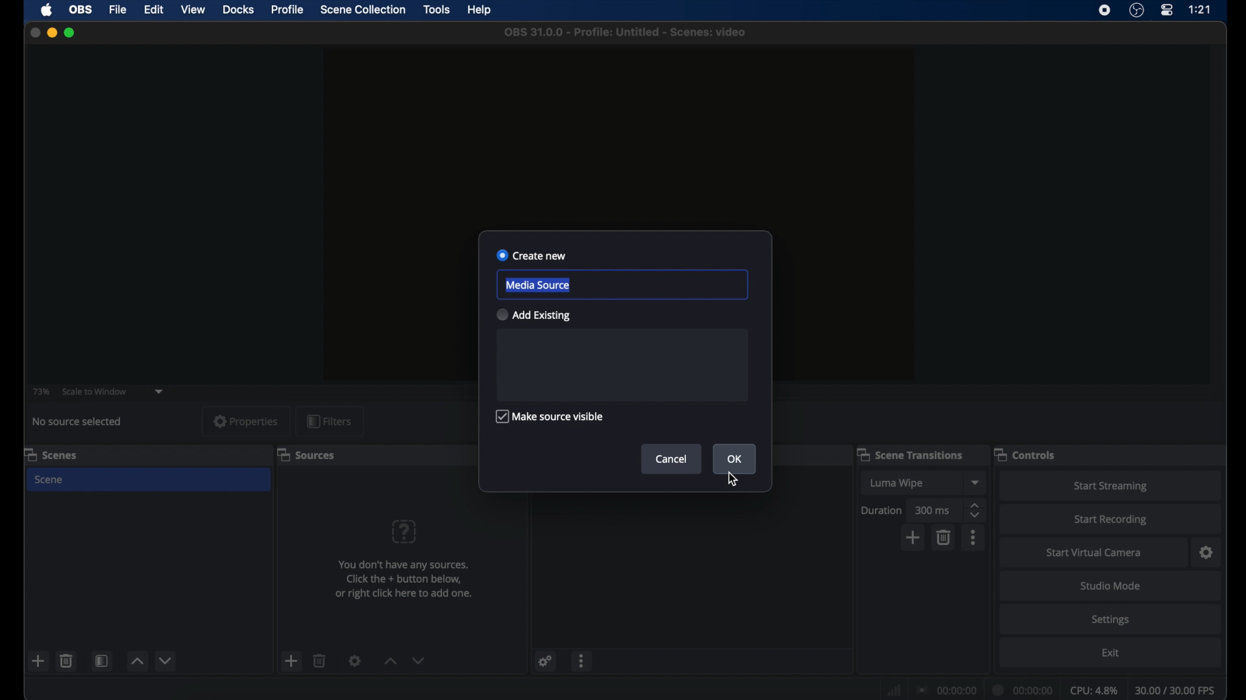  I want to click on delete, so click(66, 660).